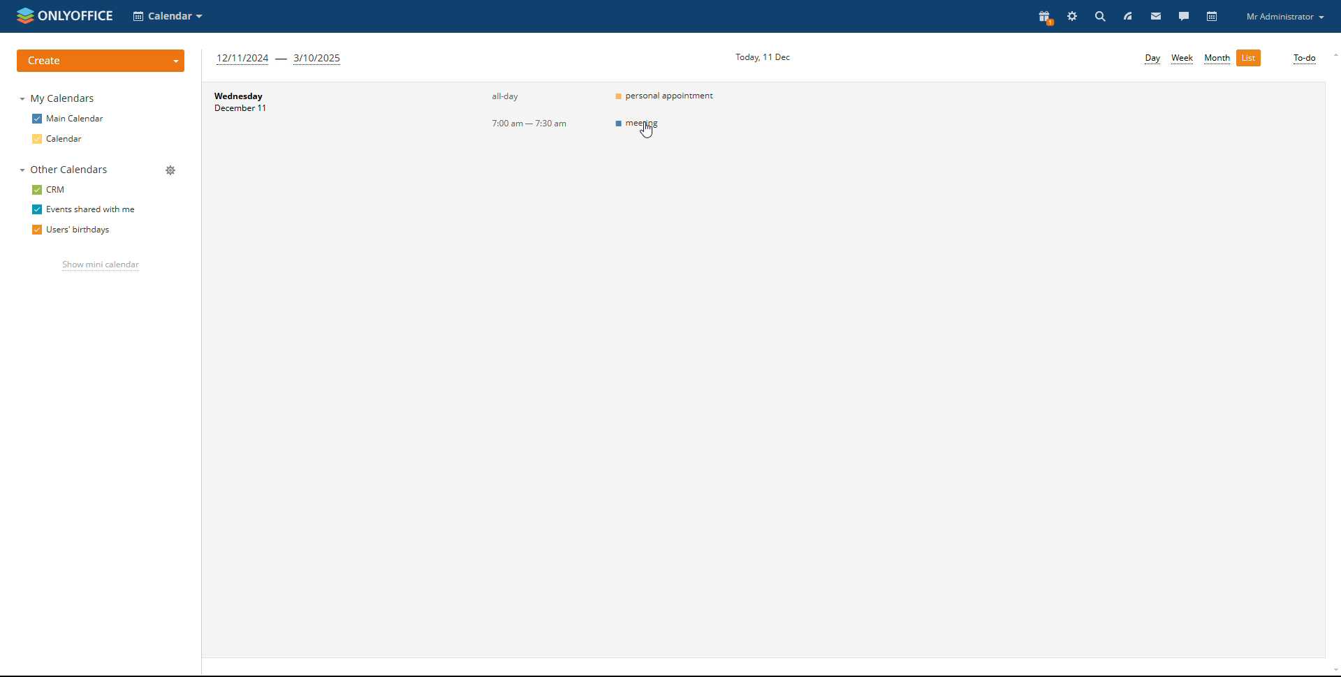 This screenshot has width=1341, height=677. I want to click on select application, so click(169, 16).